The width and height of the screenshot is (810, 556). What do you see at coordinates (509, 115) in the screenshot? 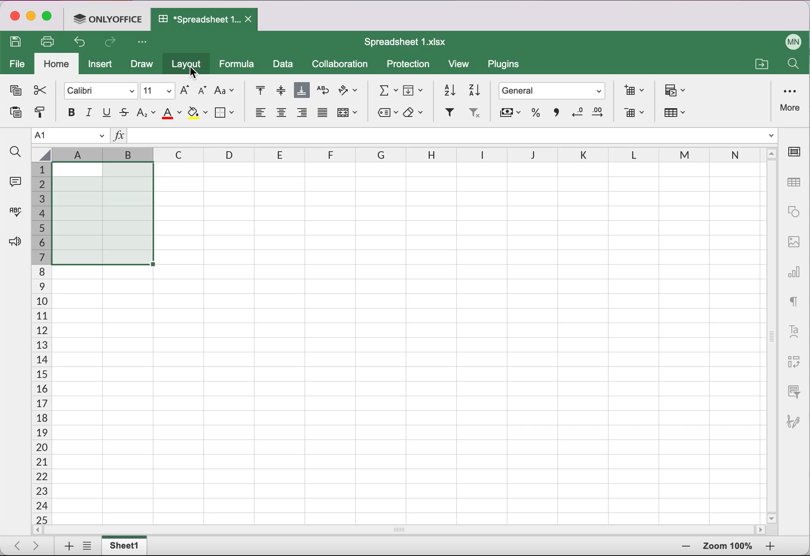
I see `accounting style` at bounding box center [509, 115].